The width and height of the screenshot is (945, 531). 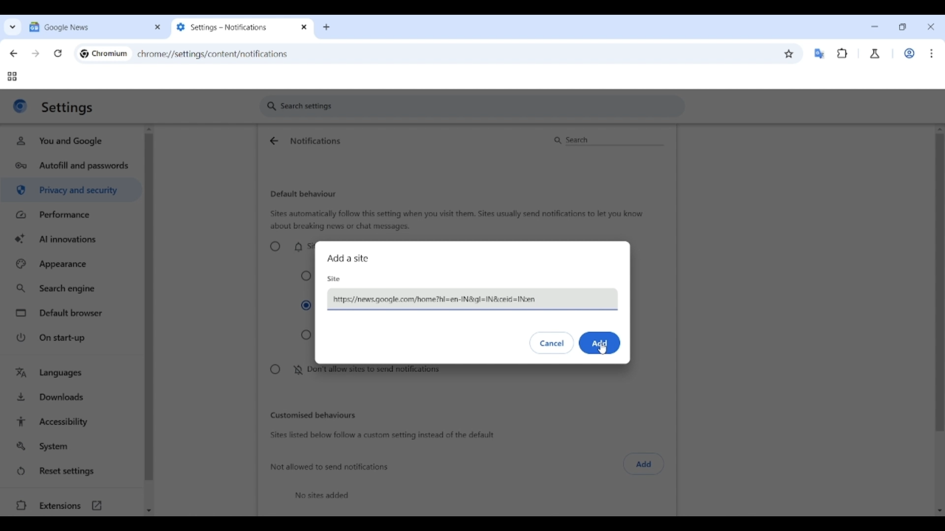 I want to click on Show interface in a smaller tab, so click(x=902, y=27).